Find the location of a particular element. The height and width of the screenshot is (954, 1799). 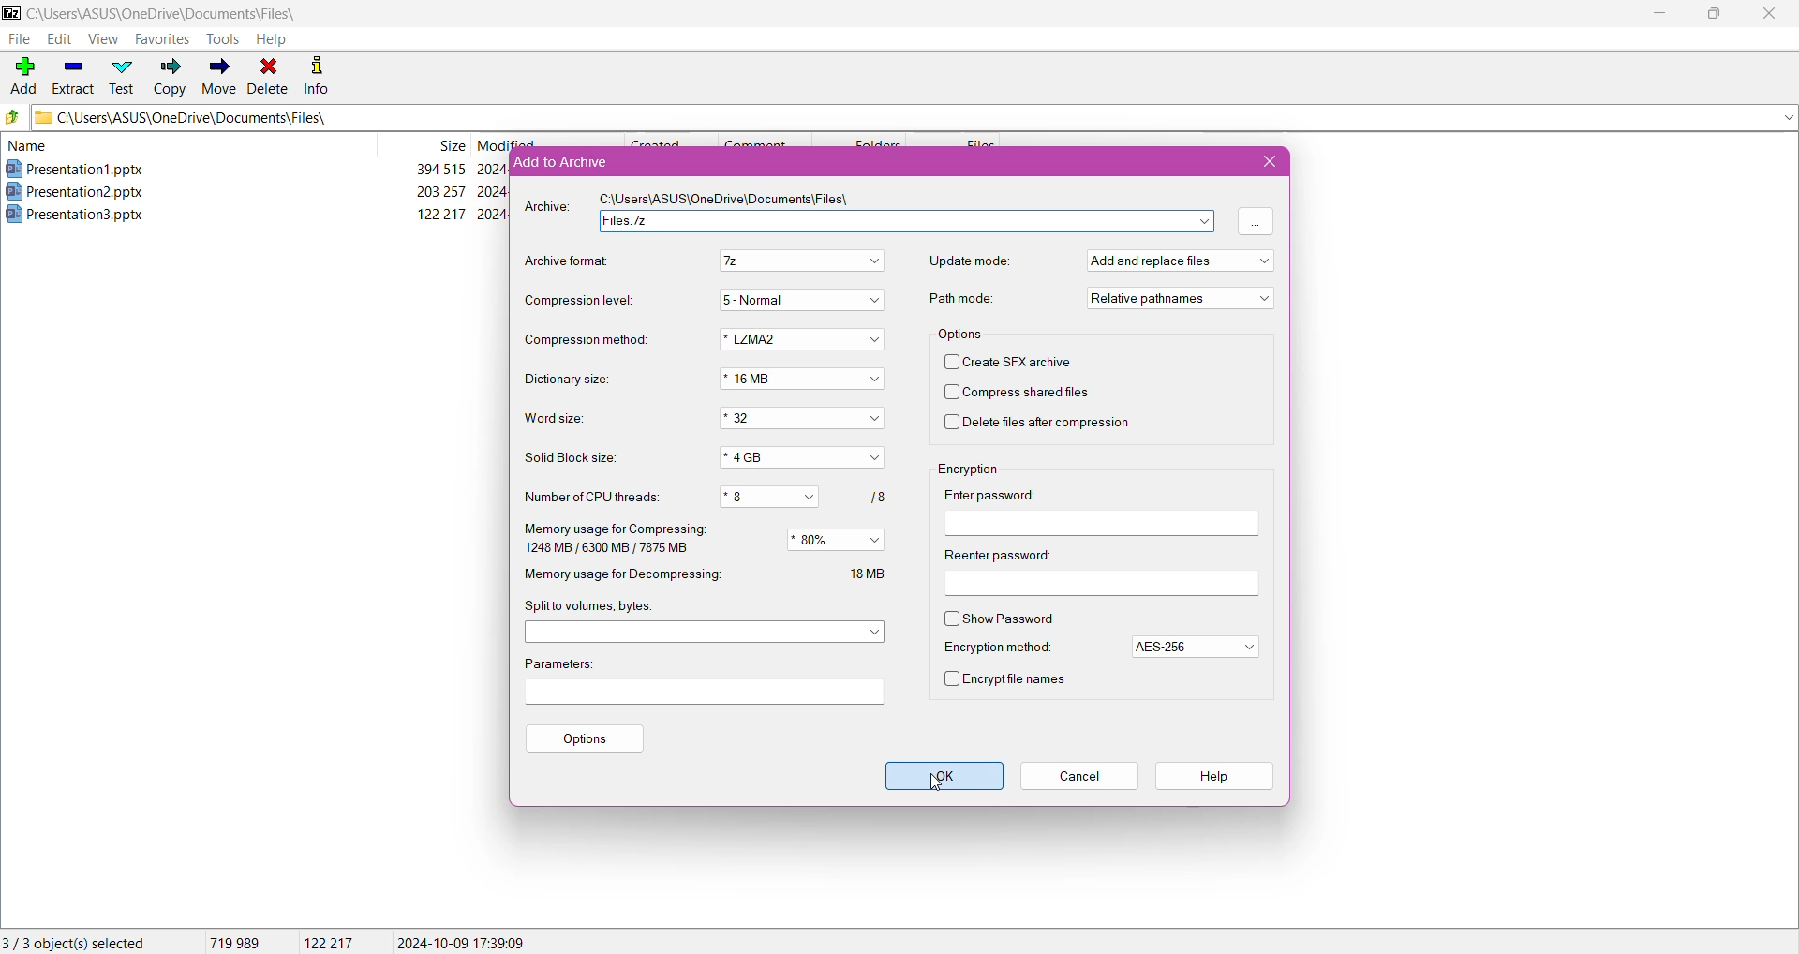

Update mode is located at coordinates (966, 261).